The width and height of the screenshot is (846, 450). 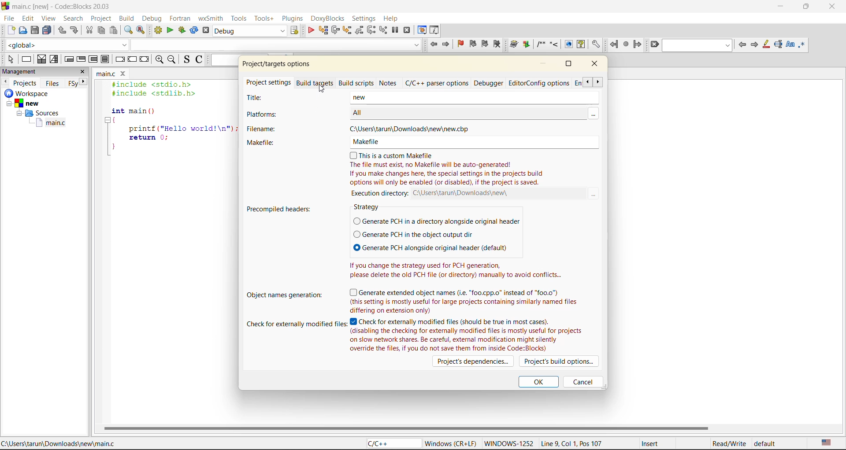 I want to click on Open DoxyBlocks' preferences, so click(x=595, y=44).